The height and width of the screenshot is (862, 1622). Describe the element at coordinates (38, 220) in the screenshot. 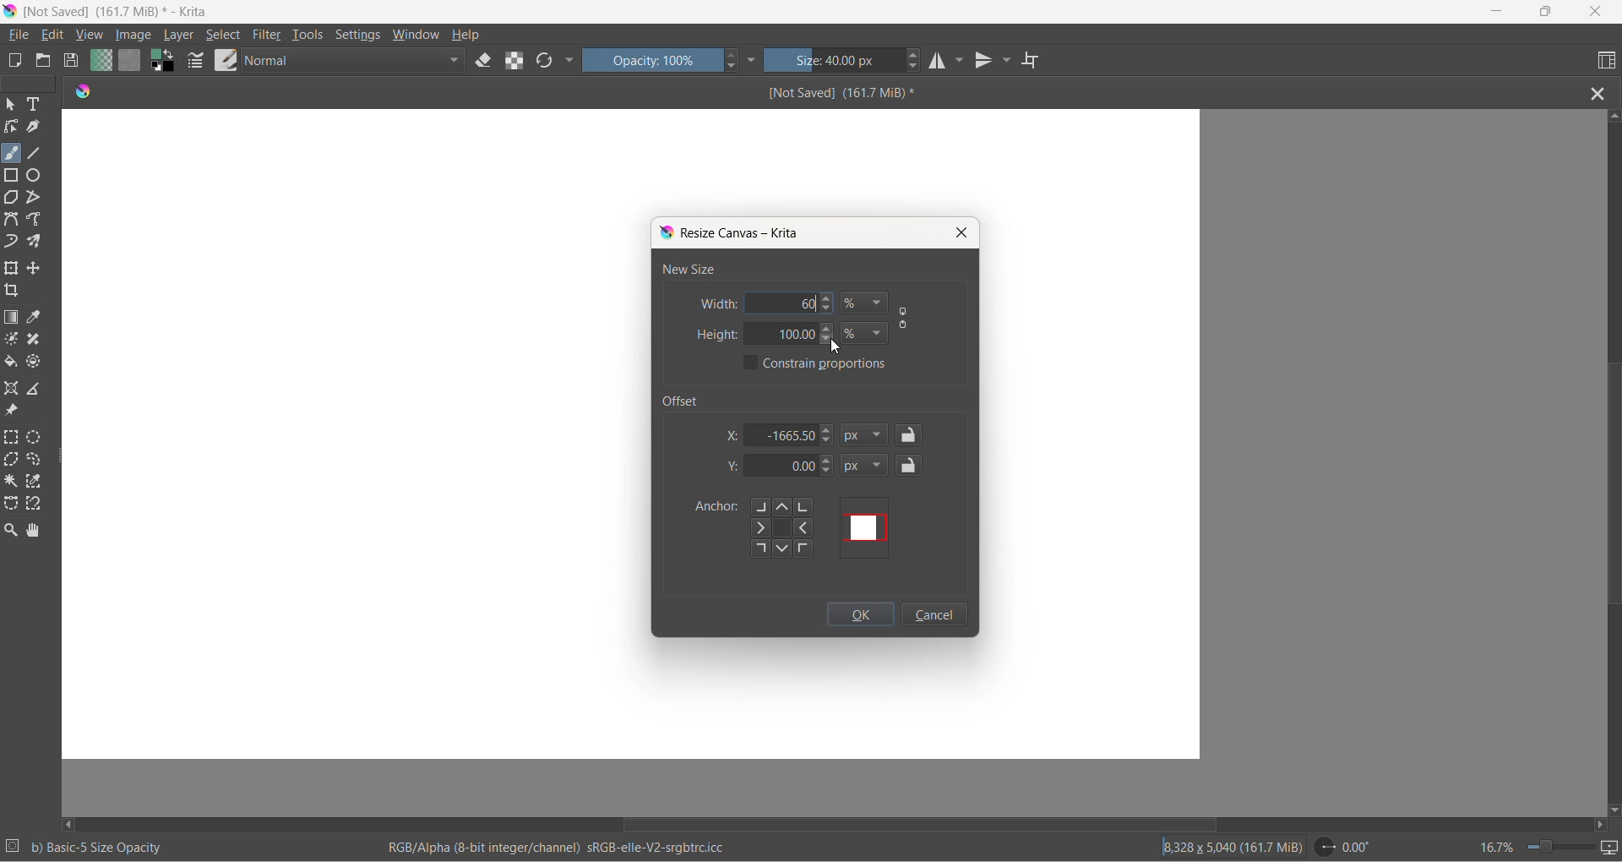

I see `freehand path tool` at that location.